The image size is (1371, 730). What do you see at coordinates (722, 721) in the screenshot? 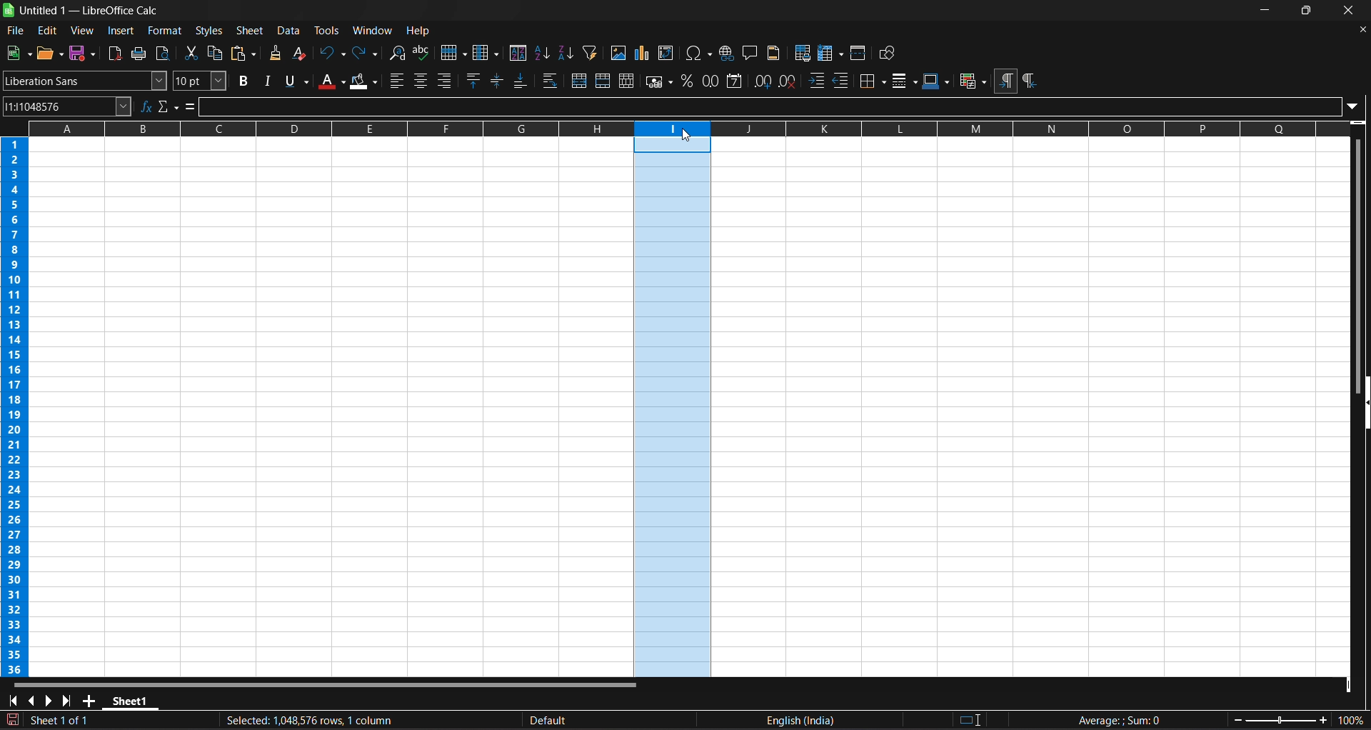
I see `text language` at bounding box center [722, 721].